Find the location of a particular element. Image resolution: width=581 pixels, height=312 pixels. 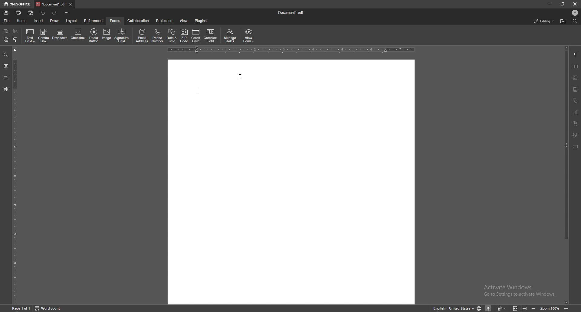

view is located at coordinates (183, 21).